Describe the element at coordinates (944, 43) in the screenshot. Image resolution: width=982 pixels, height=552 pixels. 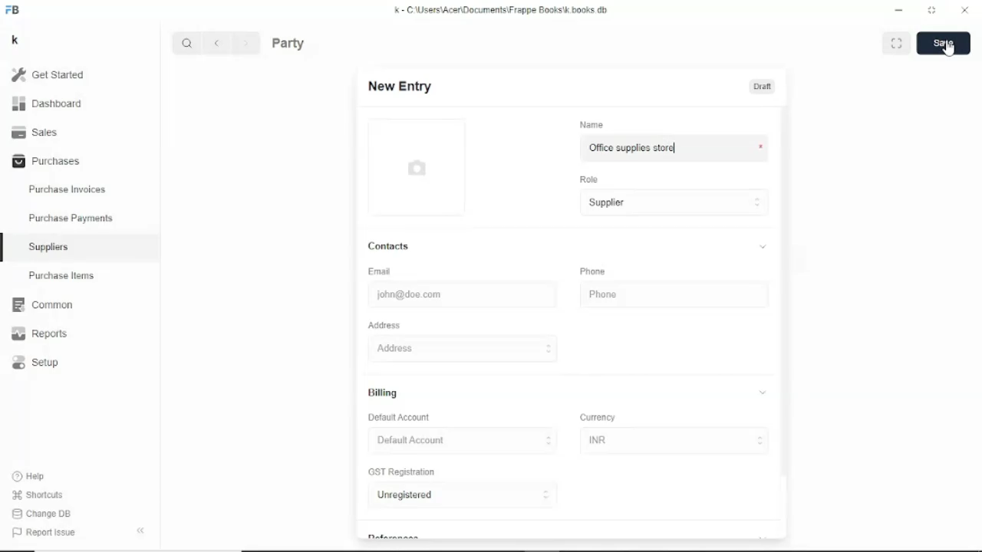
I see `Save` at that location.